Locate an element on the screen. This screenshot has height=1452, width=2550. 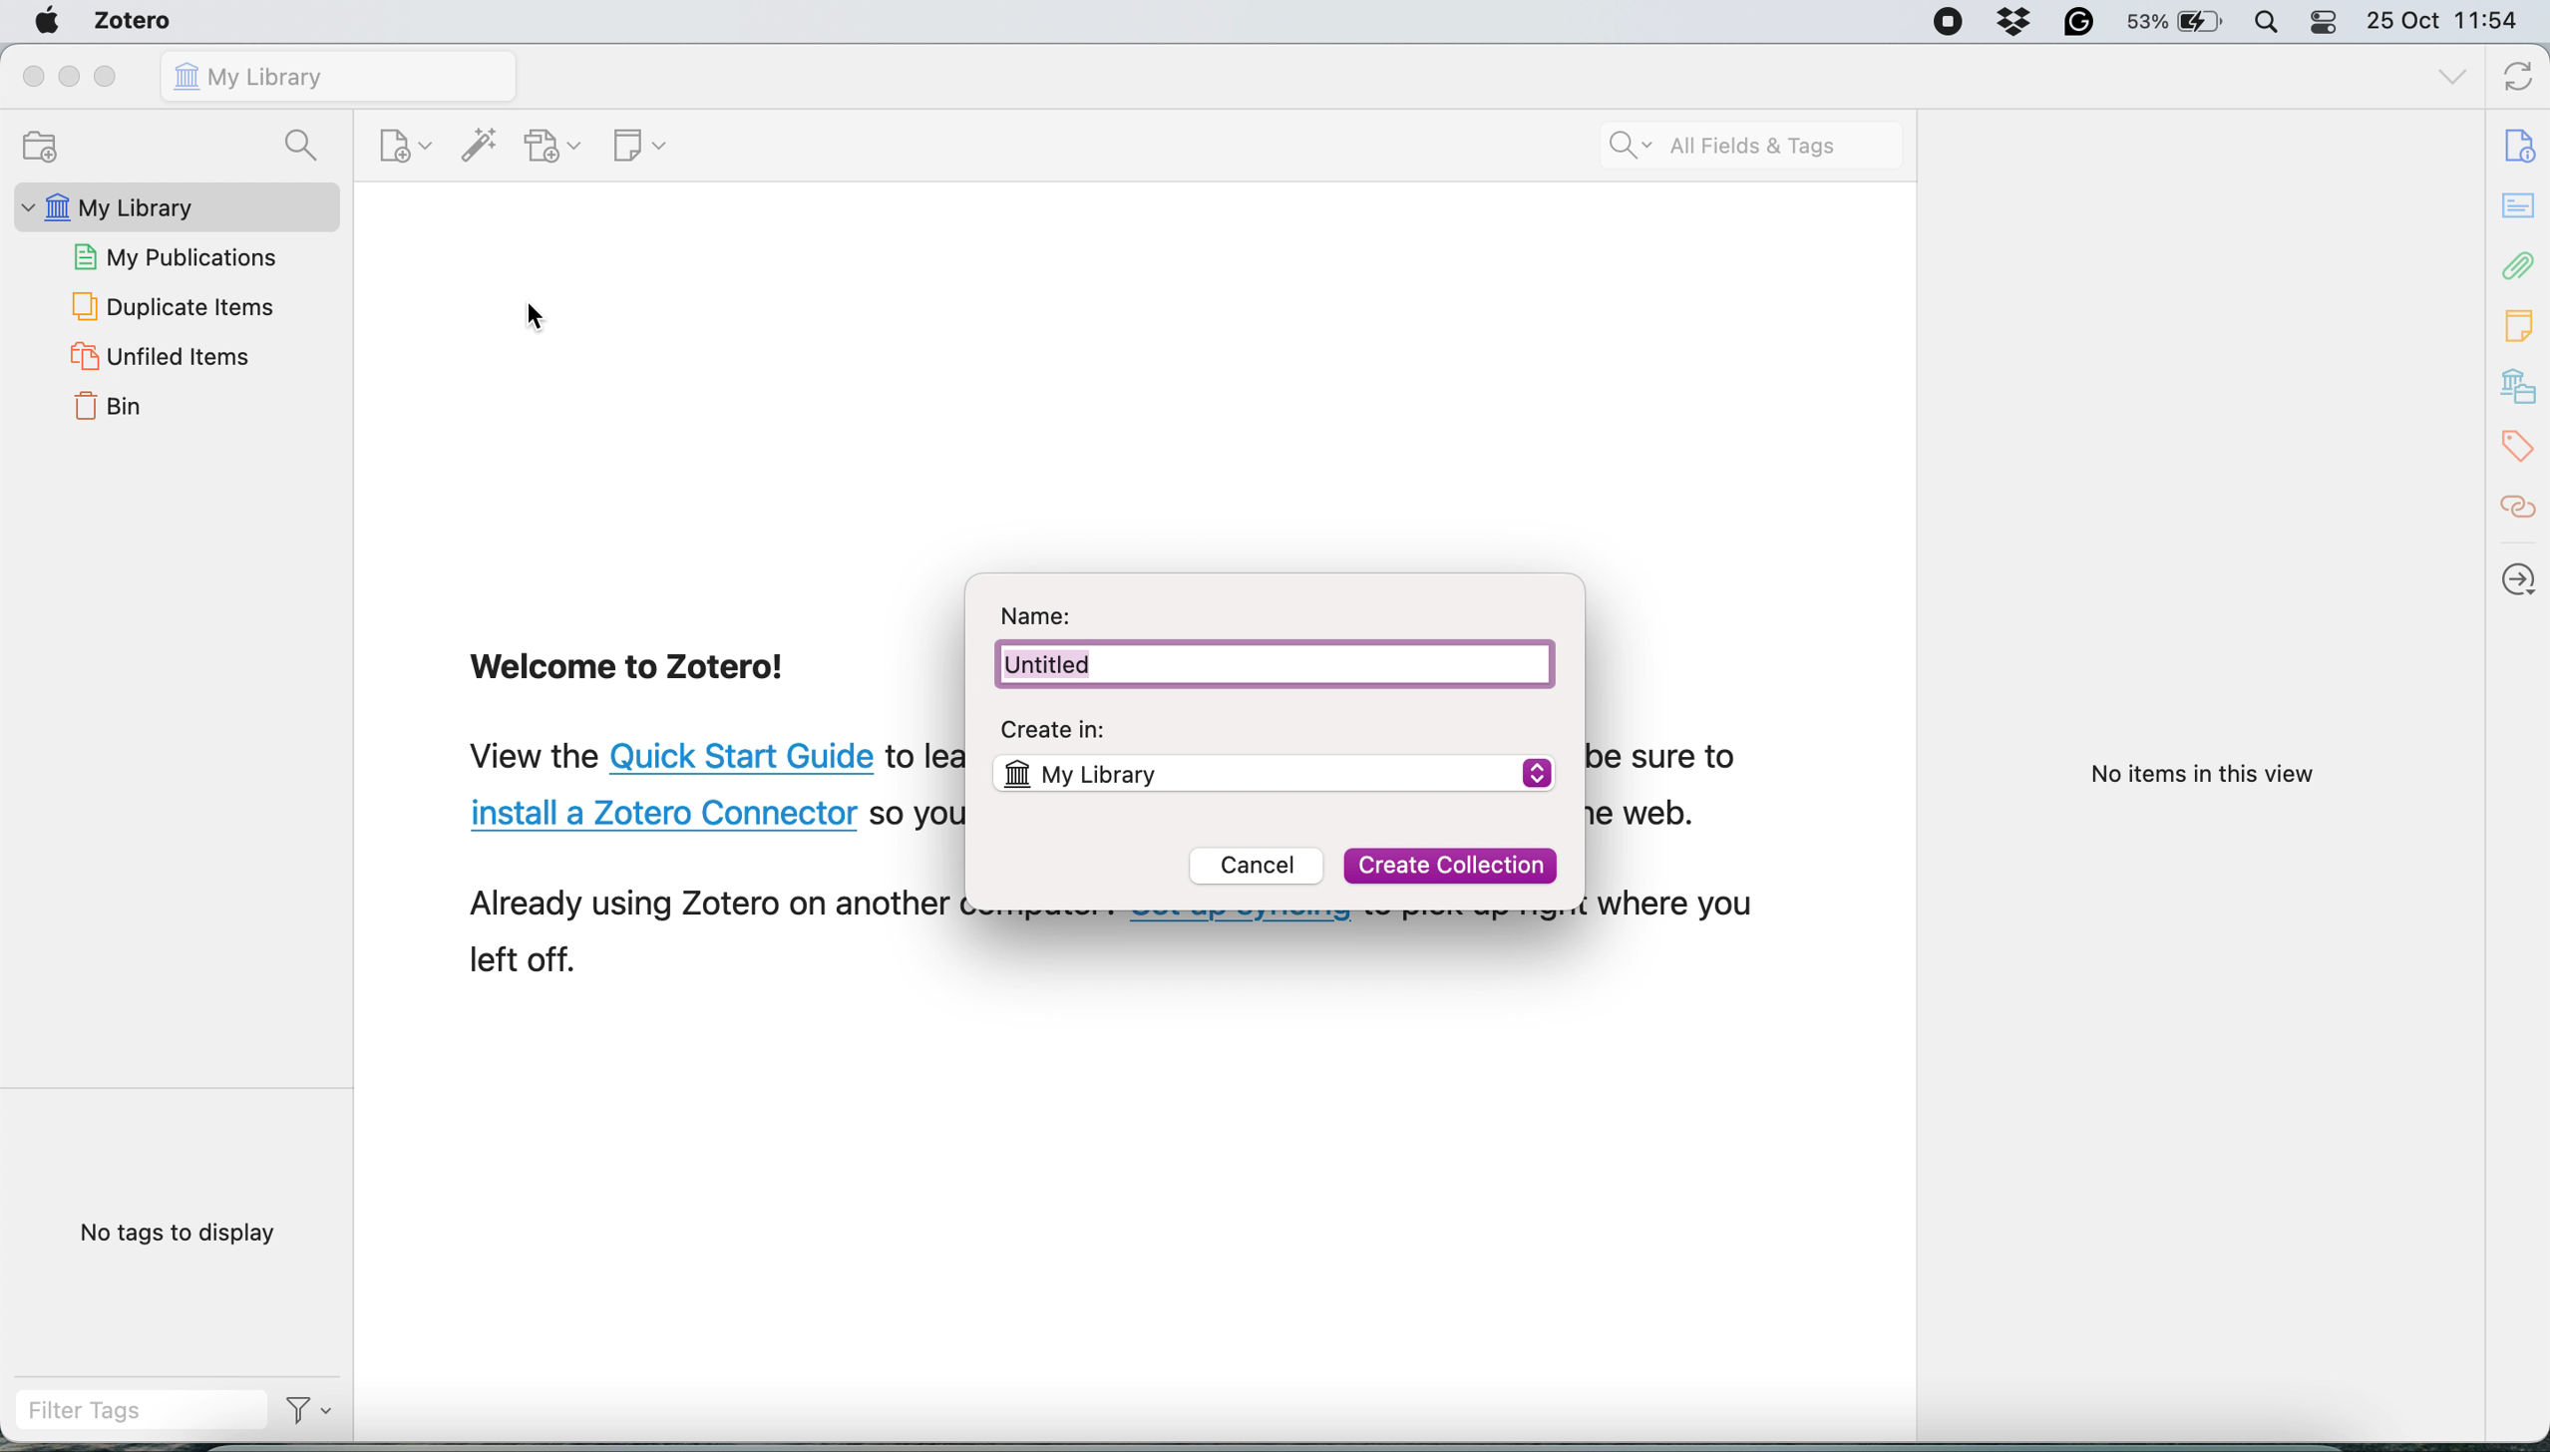
search is located at coordinates (306, 144).